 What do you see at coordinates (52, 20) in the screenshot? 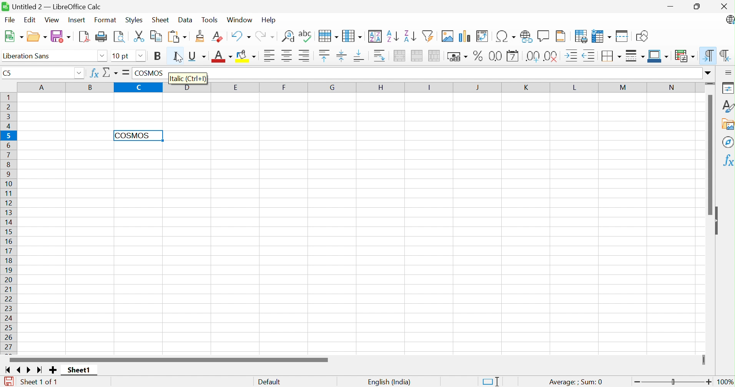
I see `View` at bounding box center [52, 20].